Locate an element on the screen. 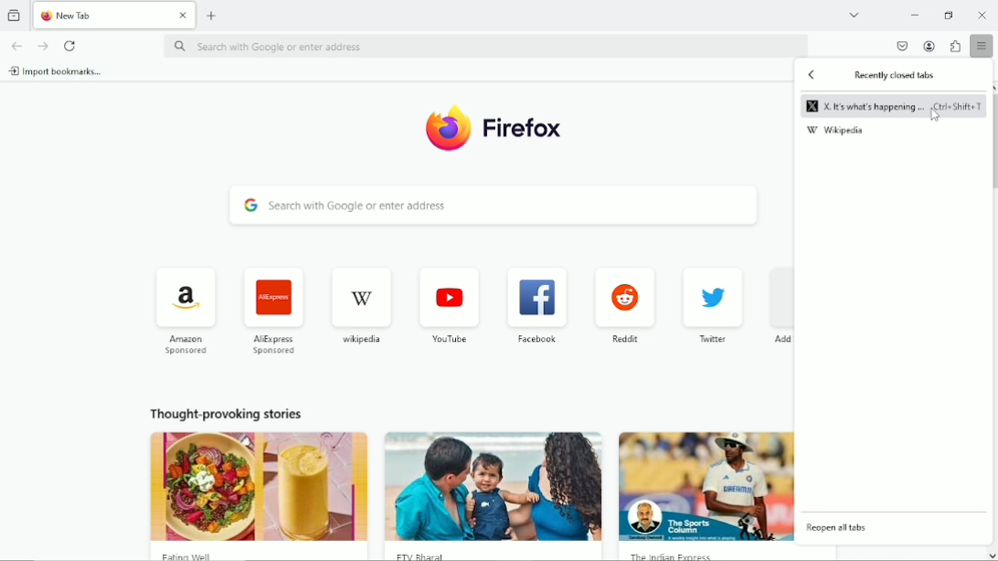 The width and height of the screenshot is (998, 561). go forward is located at coordinates (42, 46).